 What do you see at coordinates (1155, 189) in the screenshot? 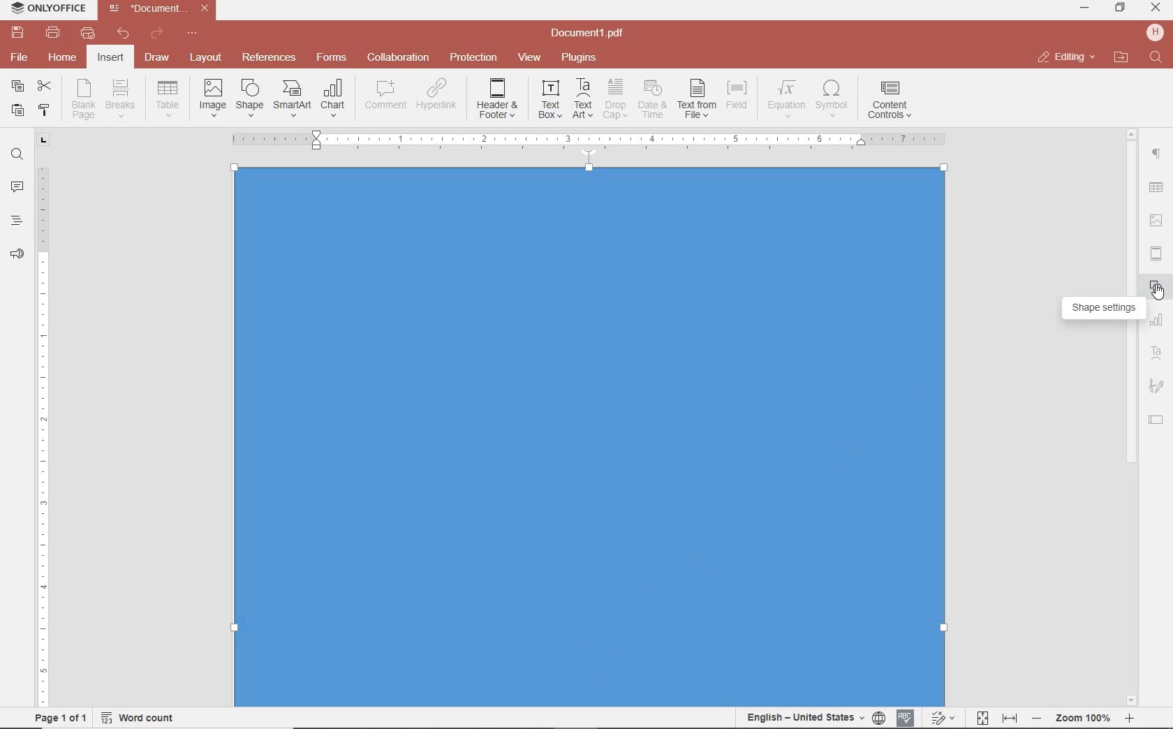
I see `` at bounding box center [1155, 189].